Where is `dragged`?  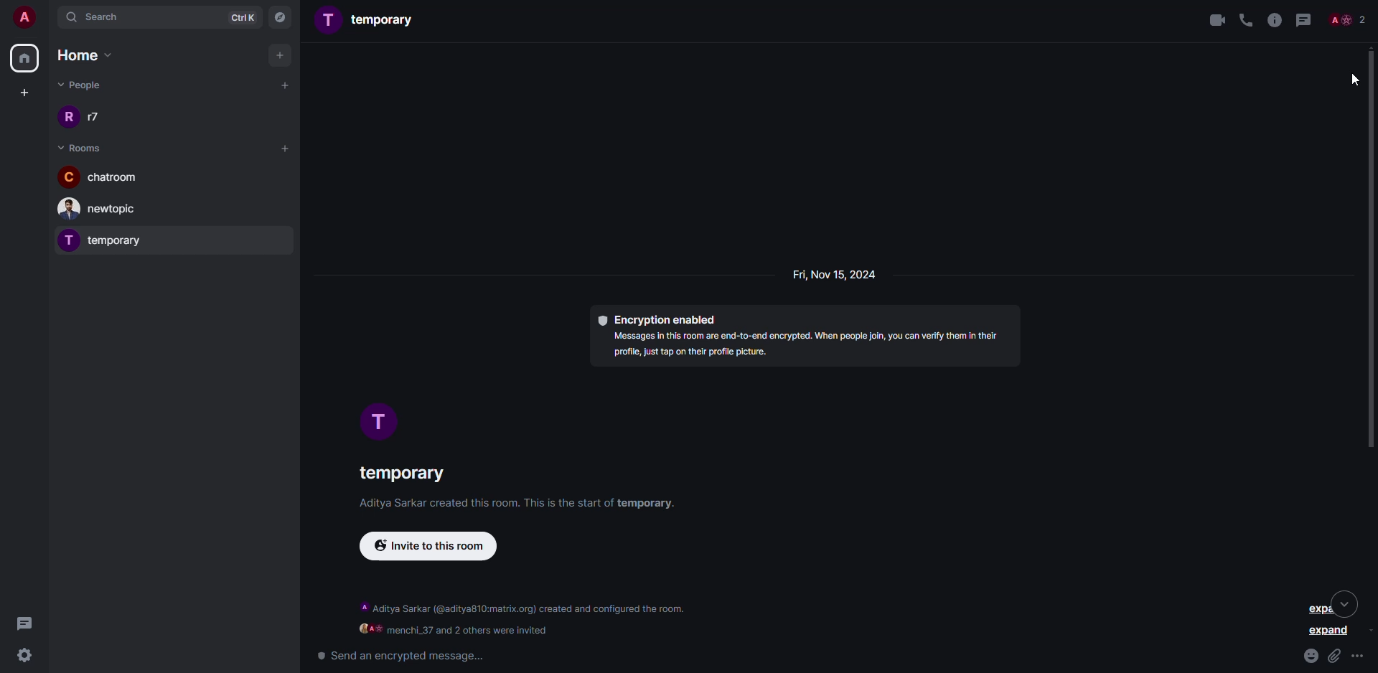 dragged is located at coordinates (1372, 250).